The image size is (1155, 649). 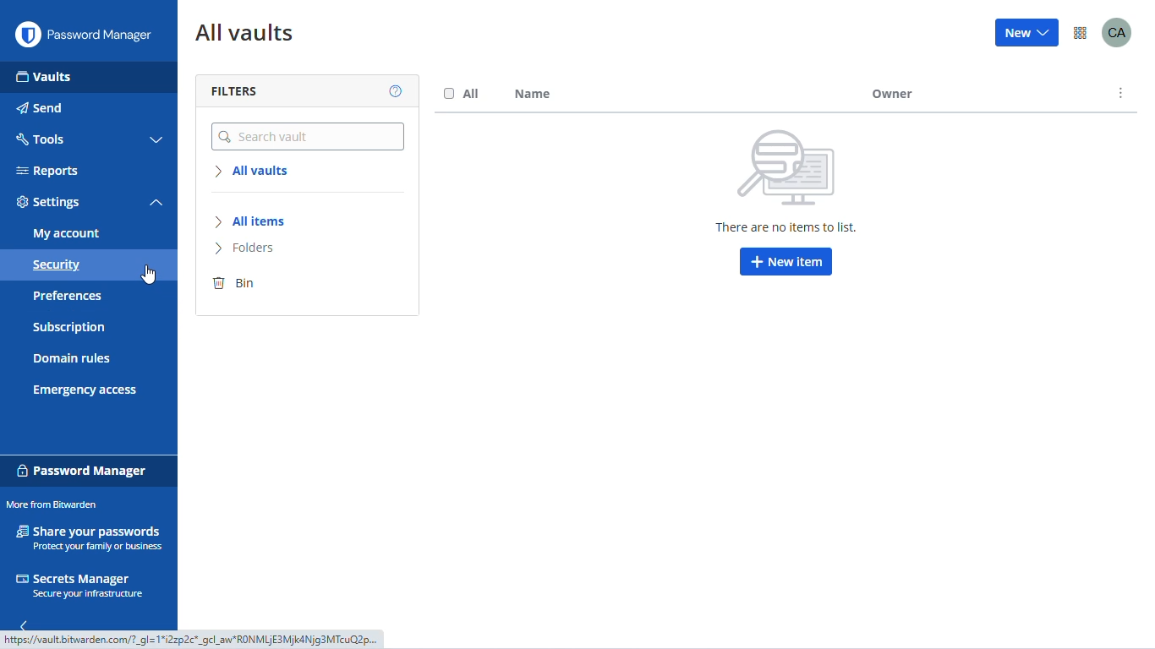 What do you see at coordinates (47, 171) in the screenshot?
I see `reports` at bounding box center [47, 171].